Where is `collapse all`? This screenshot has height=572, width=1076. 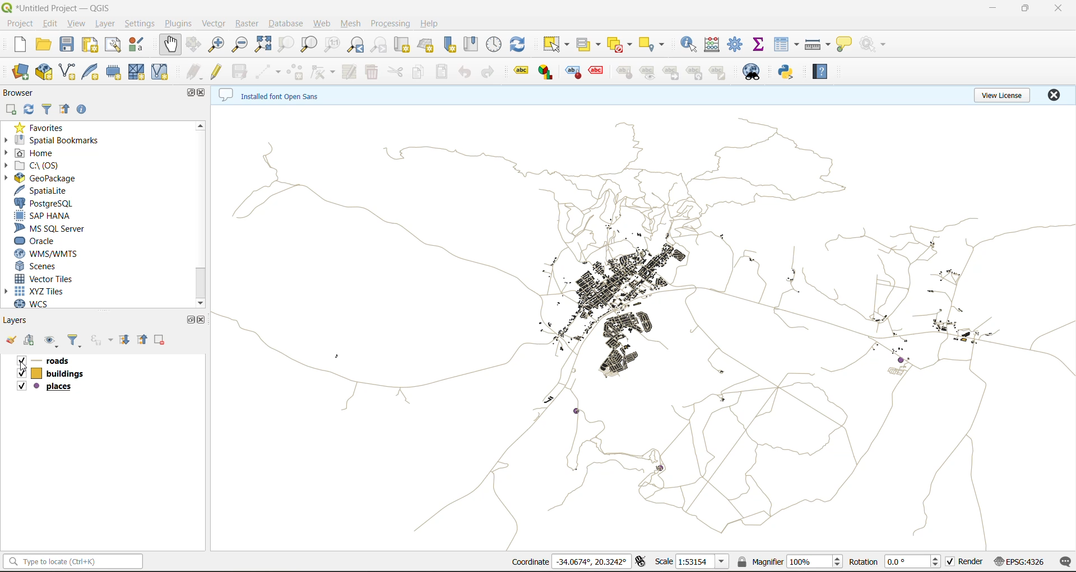
collapse all is located at coordinates (143, 341).